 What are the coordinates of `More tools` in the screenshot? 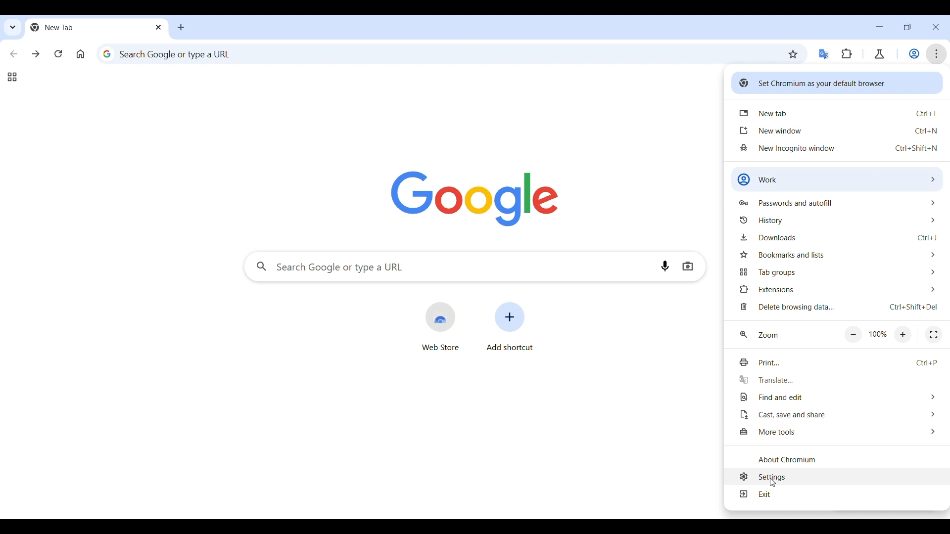 It's located at (838, 432).